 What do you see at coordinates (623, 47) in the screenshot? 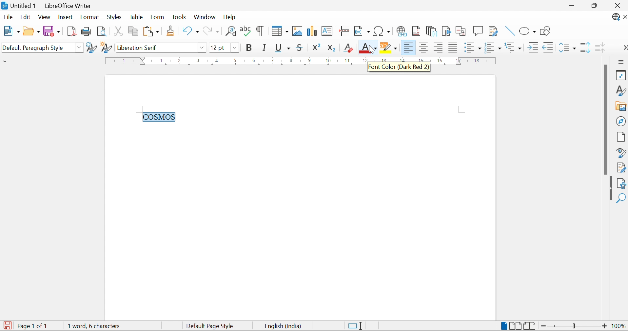
I see `More` at bounding box center [623, 47].